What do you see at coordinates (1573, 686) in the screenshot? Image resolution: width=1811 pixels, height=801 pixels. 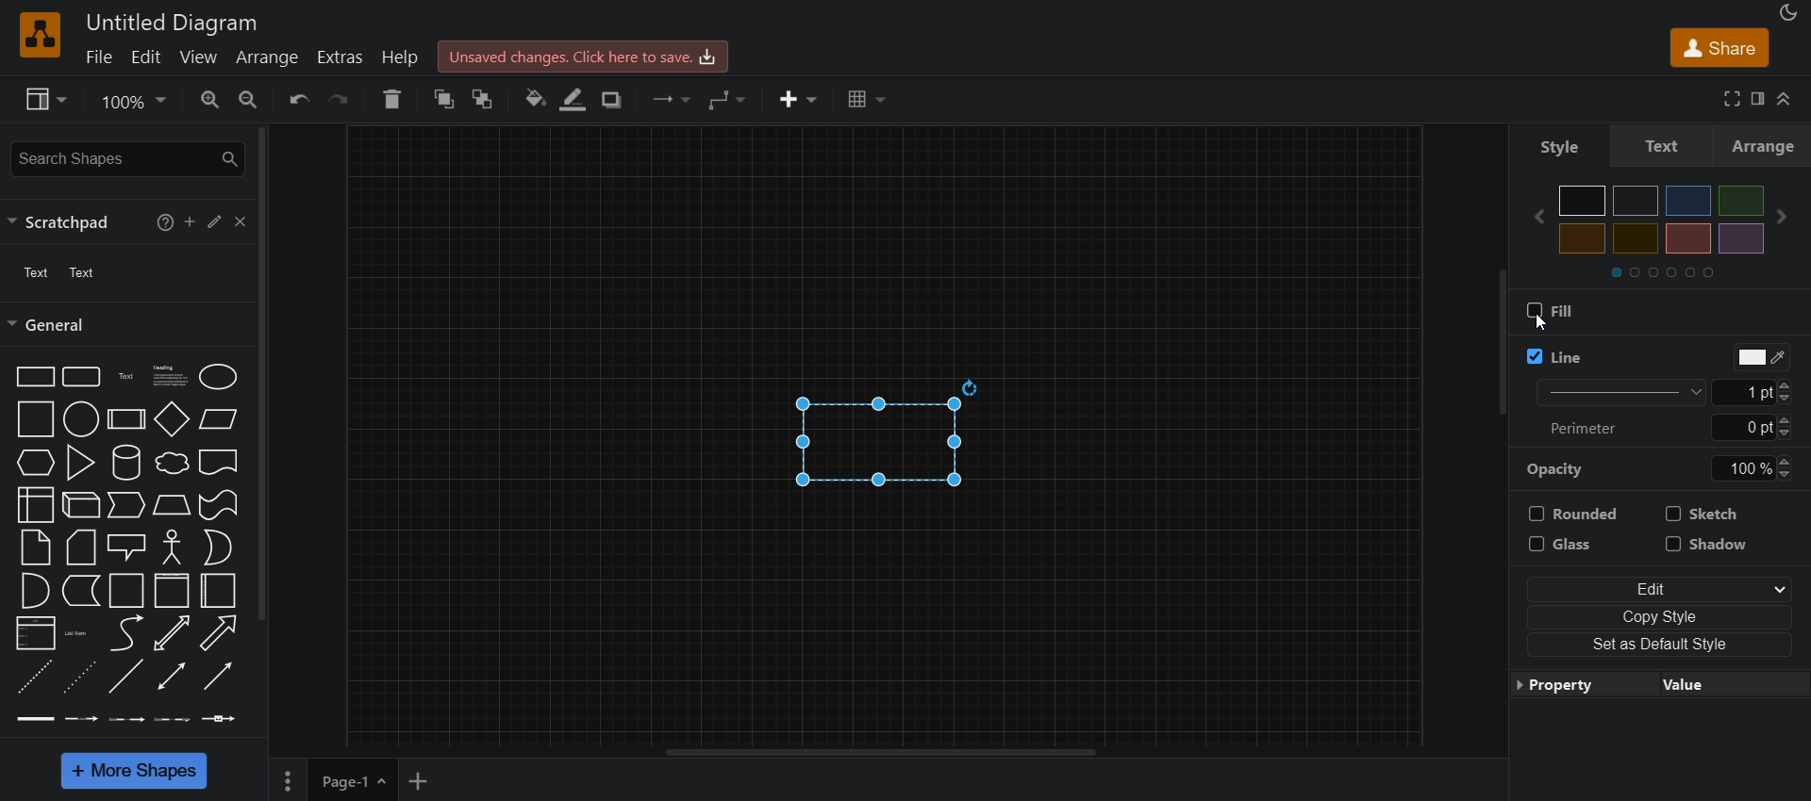 I see `property` at bounding box center [1573, 686].